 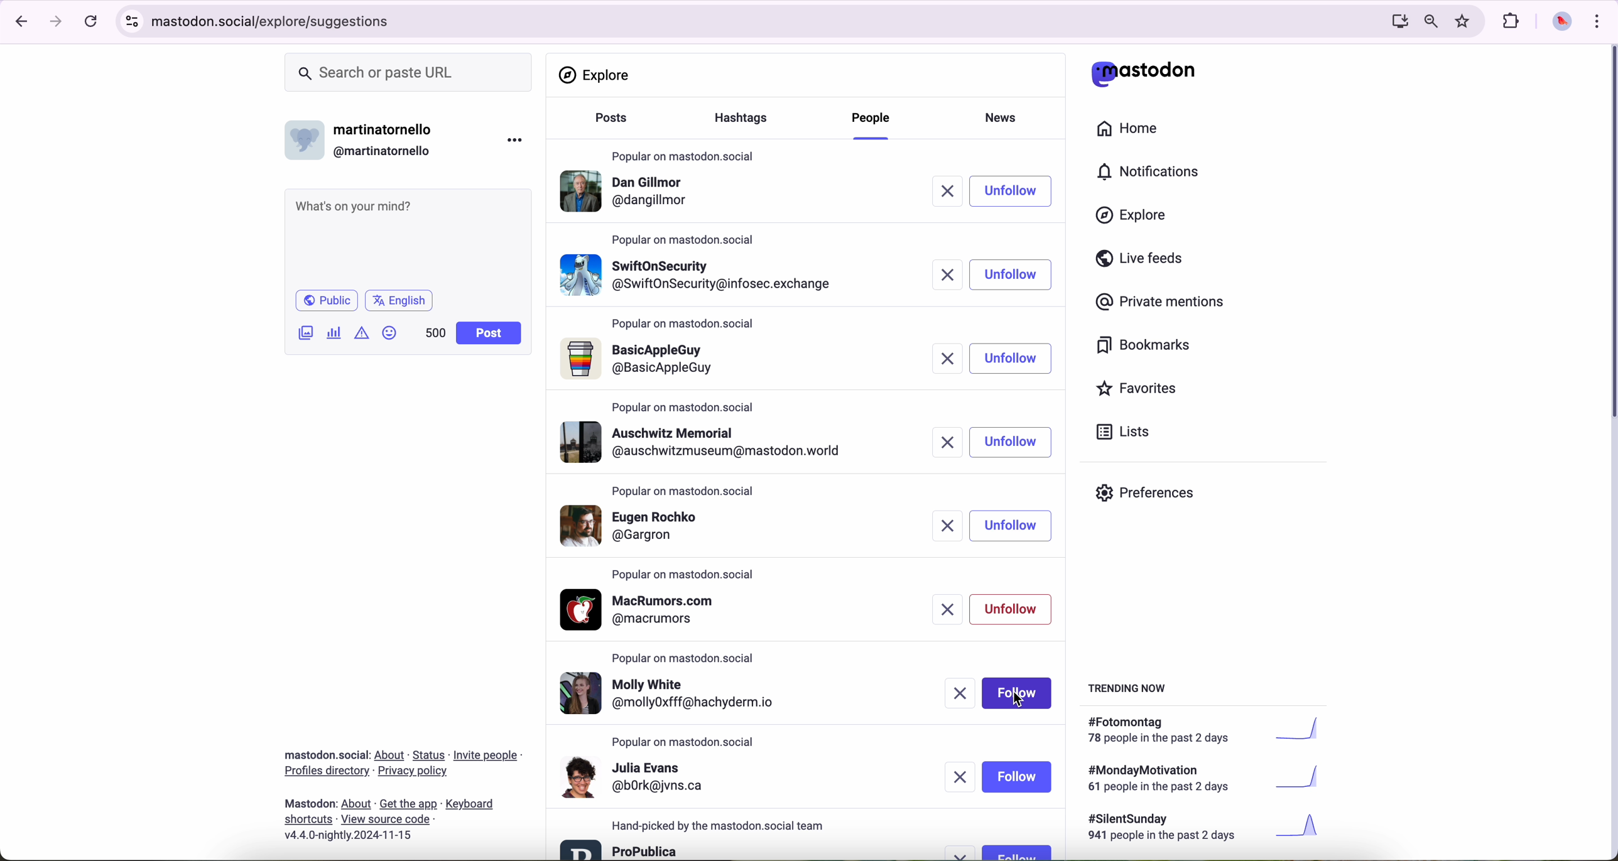 What do you see at coordinates (1558, 23) in the screenshot?
I see `profile picture` at bounding box center [1558, 23].